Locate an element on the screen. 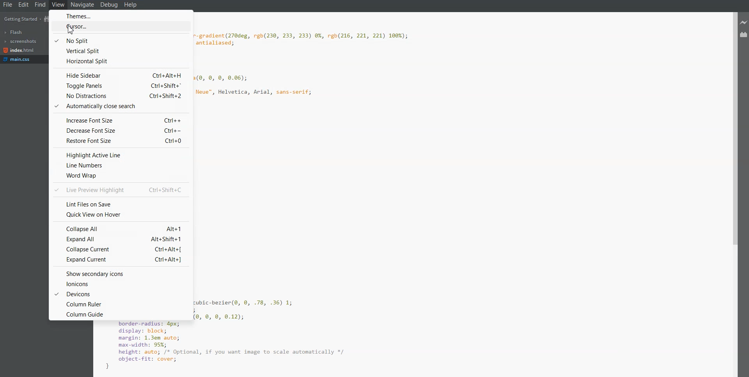 This screenshot has width=749, height=377. Hide Sidebar is located at coordinates (120, 75).